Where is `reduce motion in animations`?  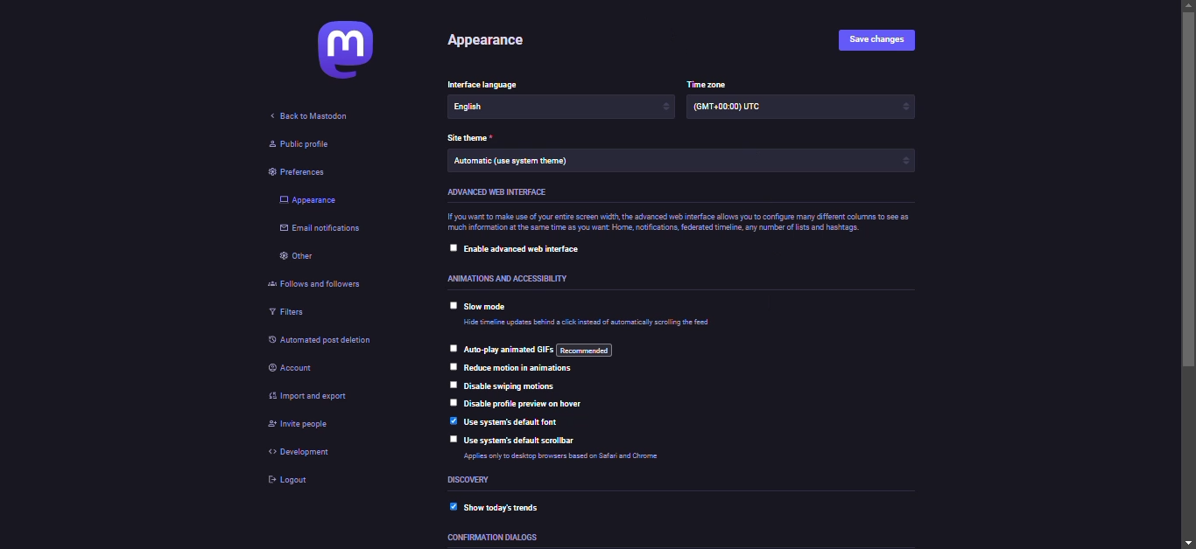 reduce motion in animations is located at coordinates (520, 369).